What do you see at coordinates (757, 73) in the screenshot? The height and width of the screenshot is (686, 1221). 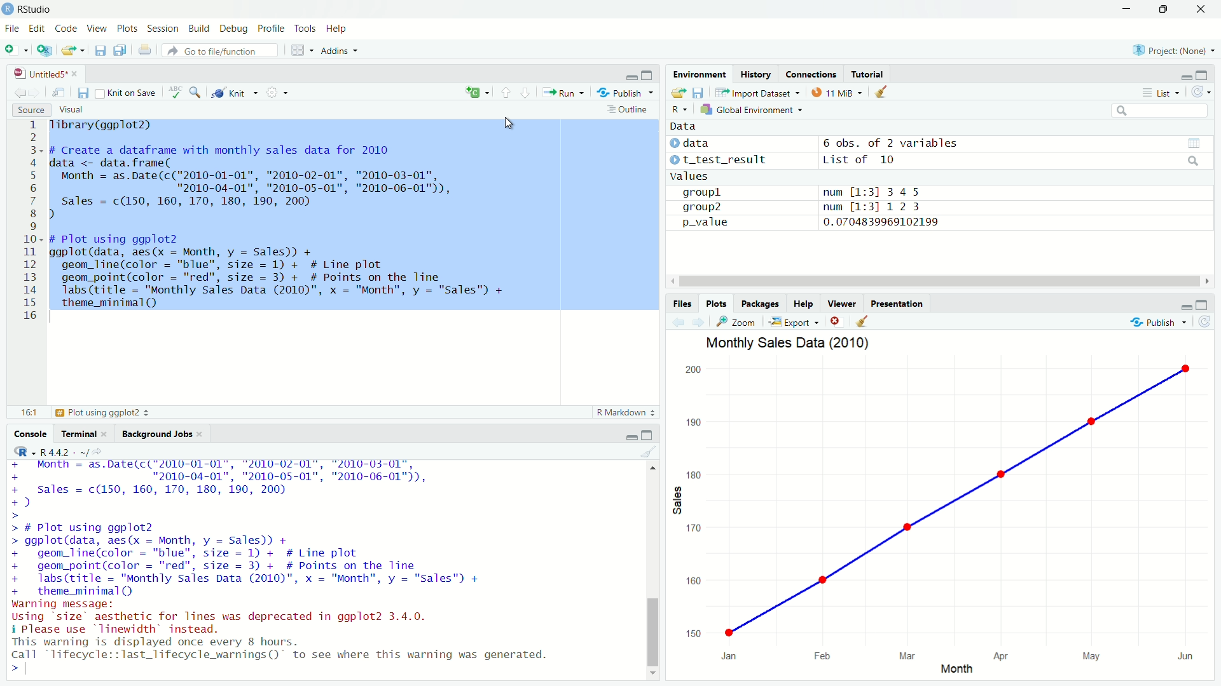 I see `History` at bounding box center [757, 73].